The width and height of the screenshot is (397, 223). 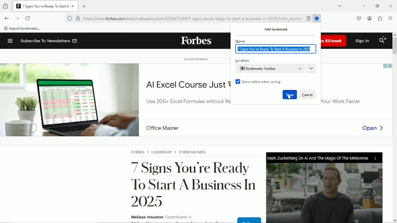 I want to click on Close, so click(x=391, y=6).